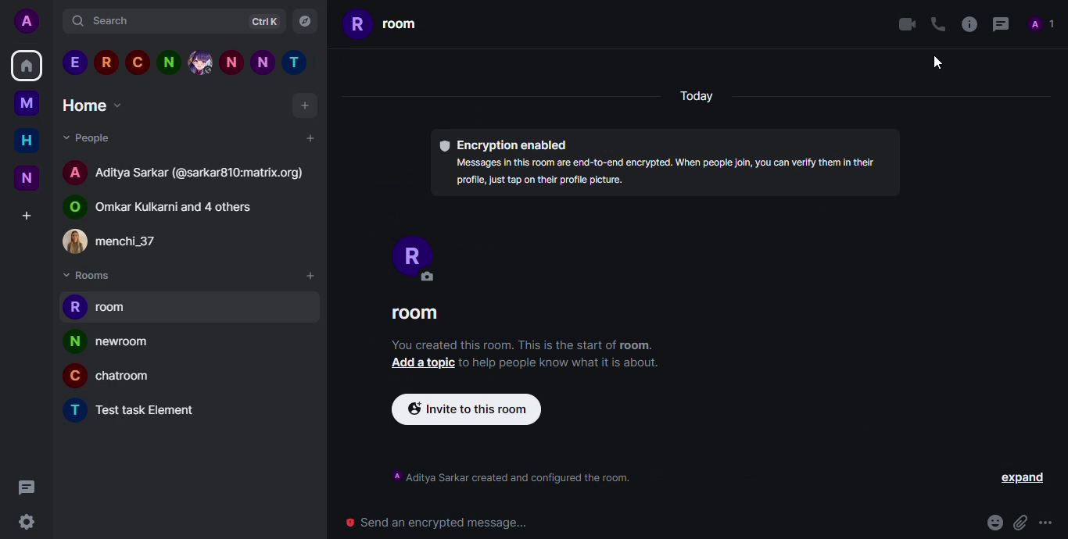  What do you see at coordinates (309, 137) in the screenshot?
I see `start chat` at bounding box center [309, 137].